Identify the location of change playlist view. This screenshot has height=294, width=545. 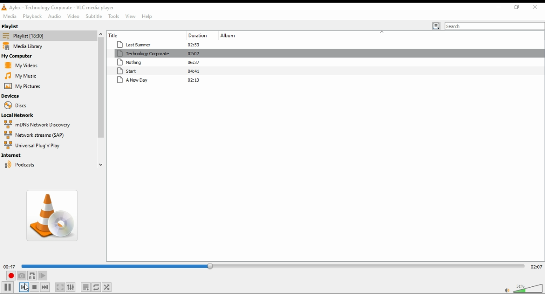
(436, 26).